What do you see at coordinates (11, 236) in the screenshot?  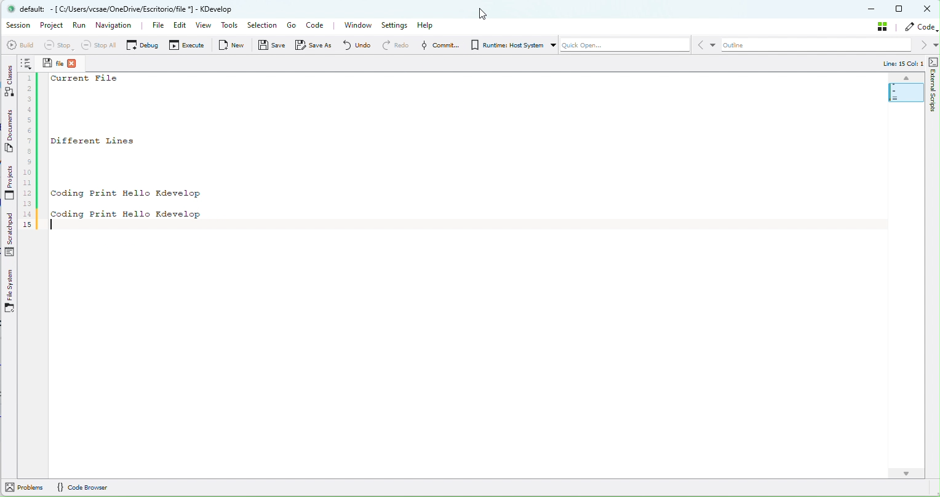 I see `Scratchpad` at bounding box center [11, 236].